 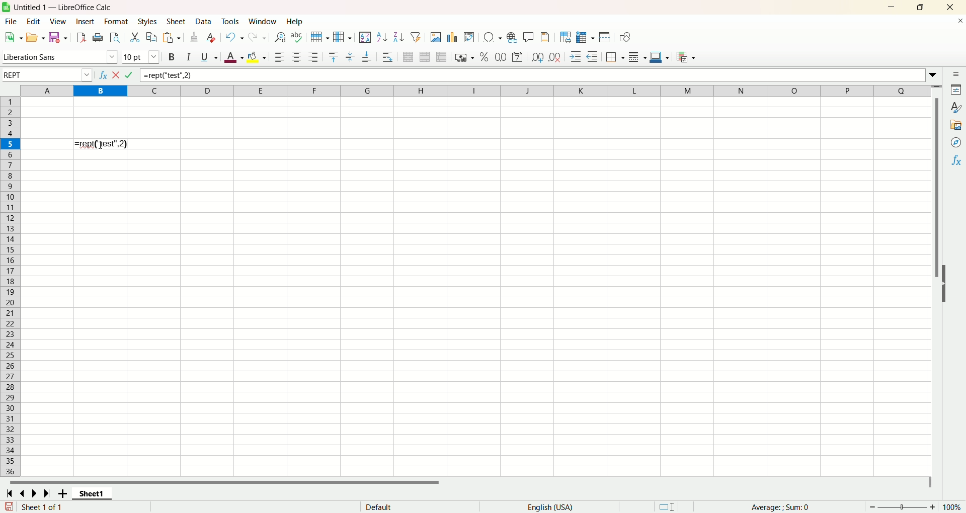 I want to click on columns, so click(x=468, y=91).